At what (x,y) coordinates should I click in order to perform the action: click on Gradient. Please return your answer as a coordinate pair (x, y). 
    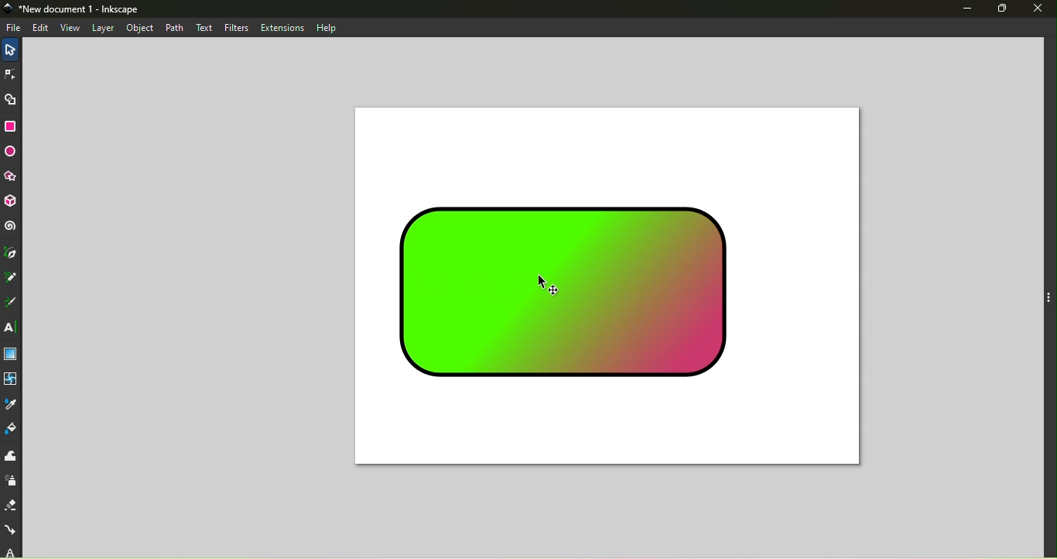
    Looking at the image, I should click on (10, 355).